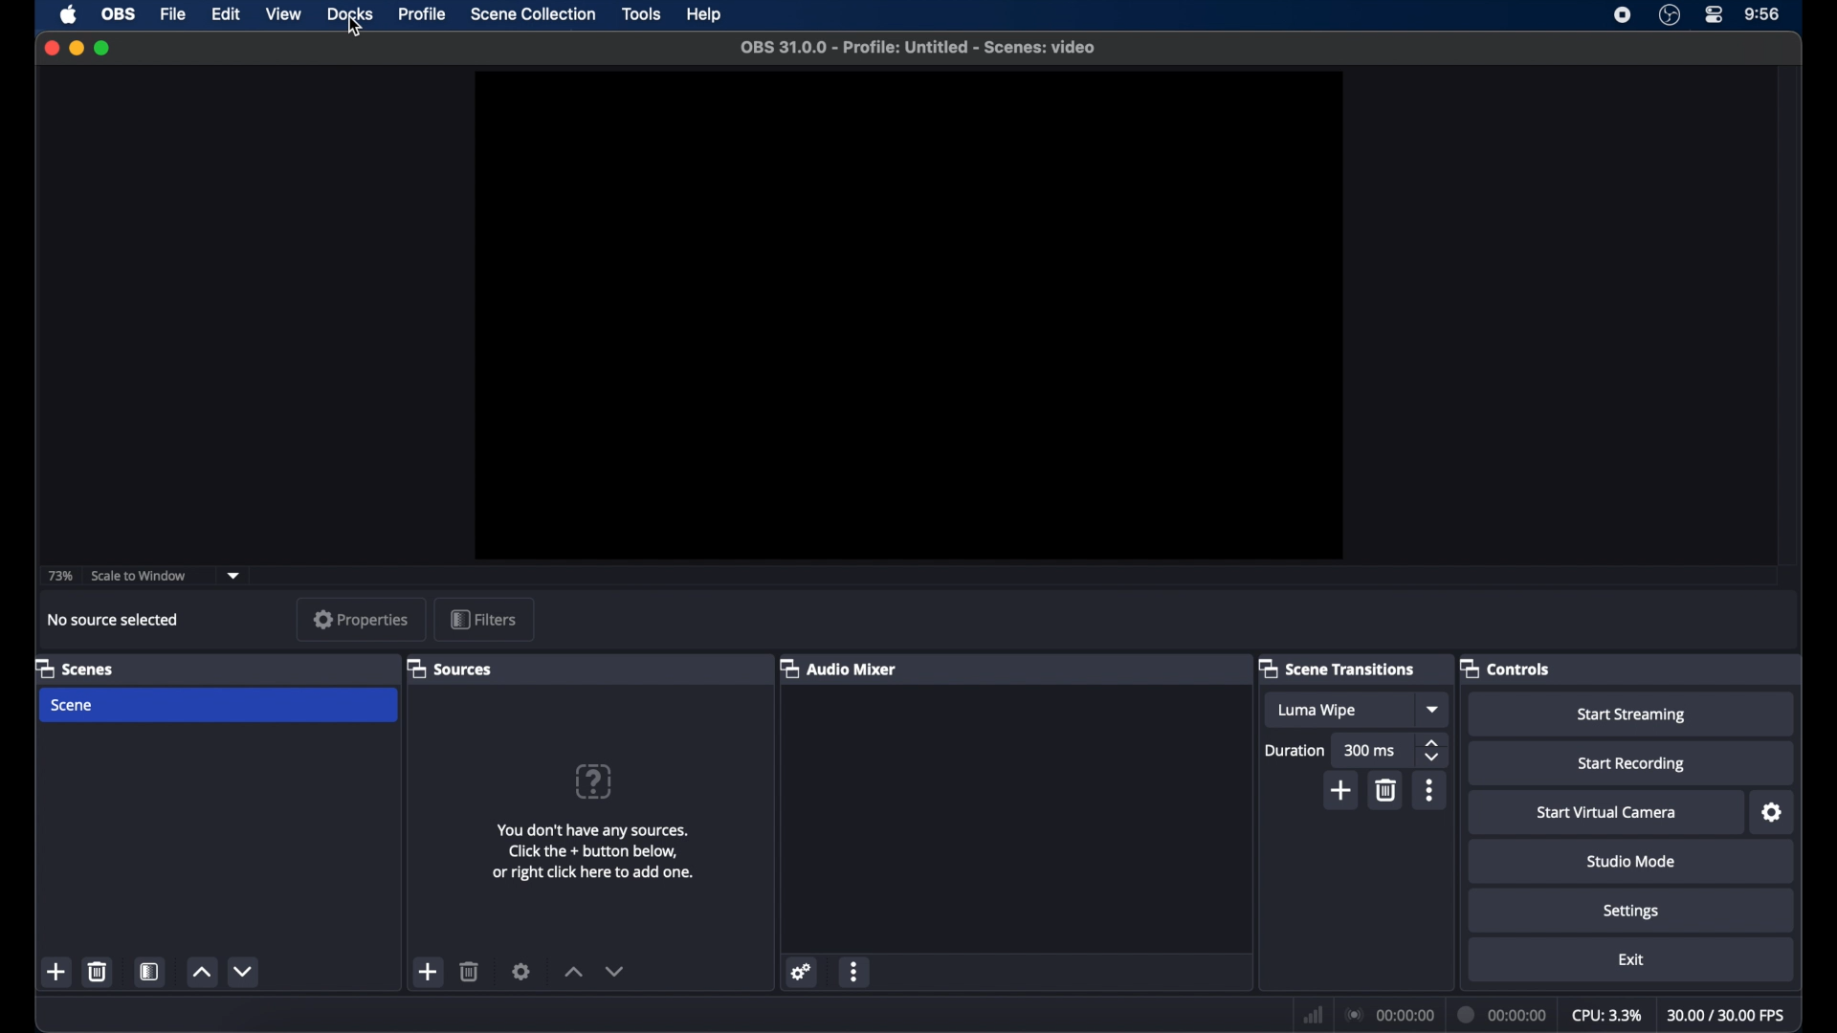 The height and width of the screenshot is (1033, 1837). What do you see at coordinates (423, 14) in the screenshot?
I see `profile` at bounding box center [423, 14].